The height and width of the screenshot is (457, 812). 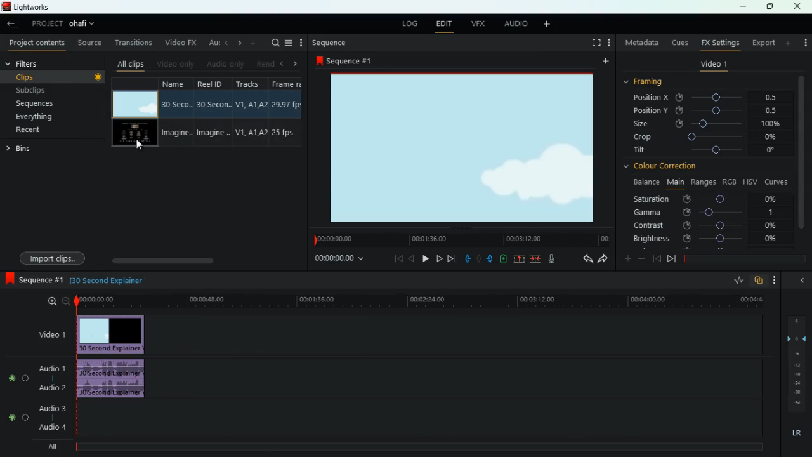 What do you see at coordinates (719, 42) in the screenshot?
I see `fx settings` at bounding box center [719, 42].